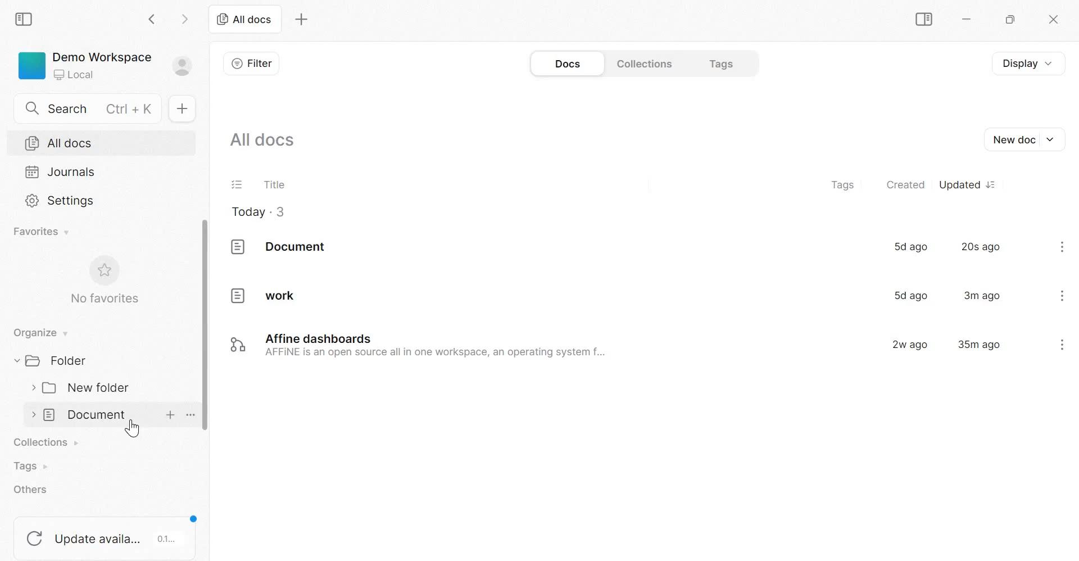 The image size is (1079, 561). I want to click on Minimize, so click(966, 19).